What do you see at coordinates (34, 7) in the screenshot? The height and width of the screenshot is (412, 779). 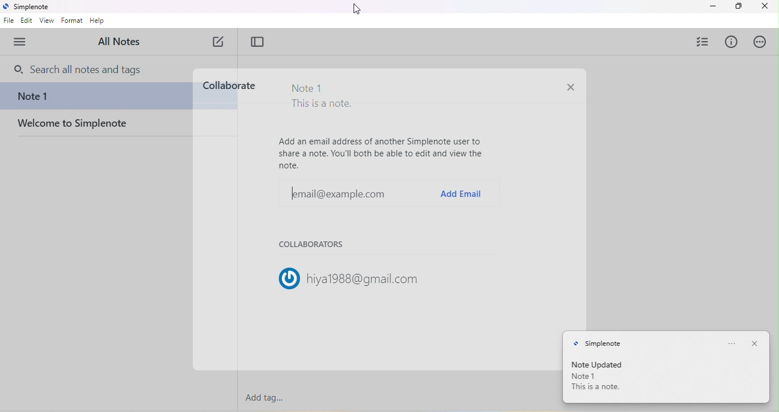 I see `simplenote` at bounding box center [34, 7].